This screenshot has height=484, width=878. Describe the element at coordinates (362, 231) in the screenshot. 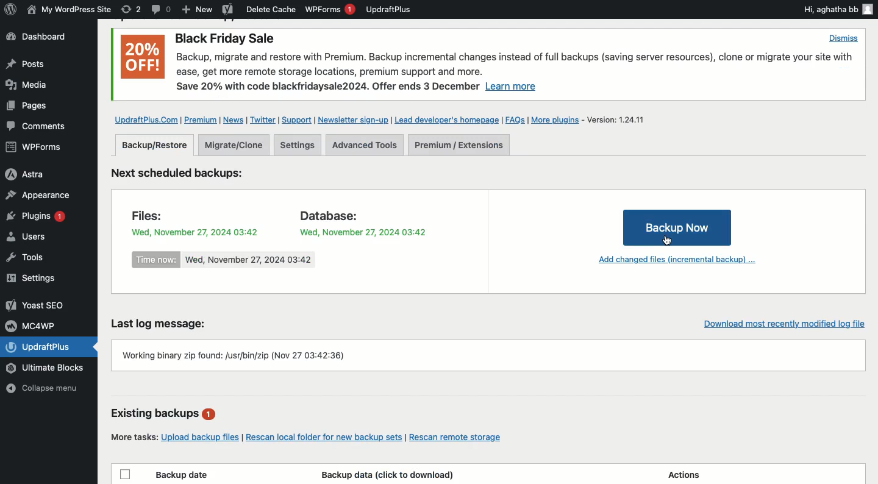

I see `Wed, November 27, 2024 03:42` at that location.